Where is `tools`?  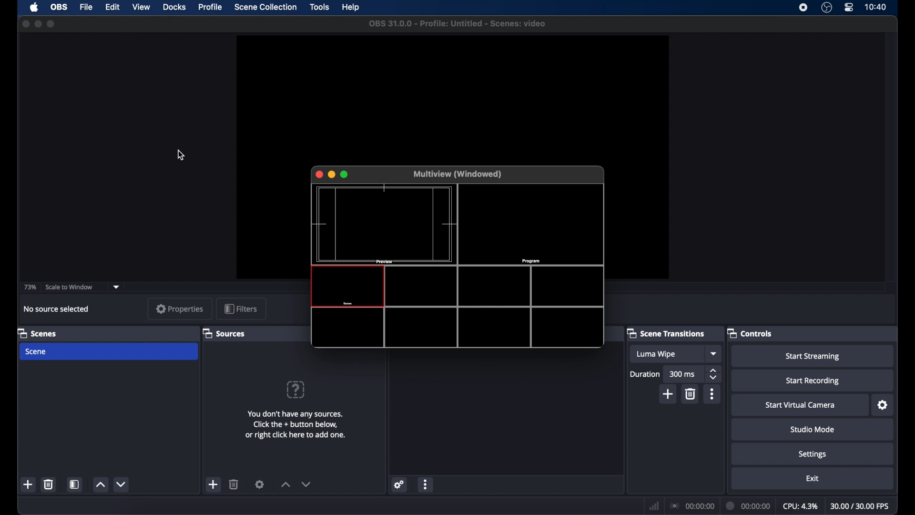
tools is located at coordinates (320, 7).